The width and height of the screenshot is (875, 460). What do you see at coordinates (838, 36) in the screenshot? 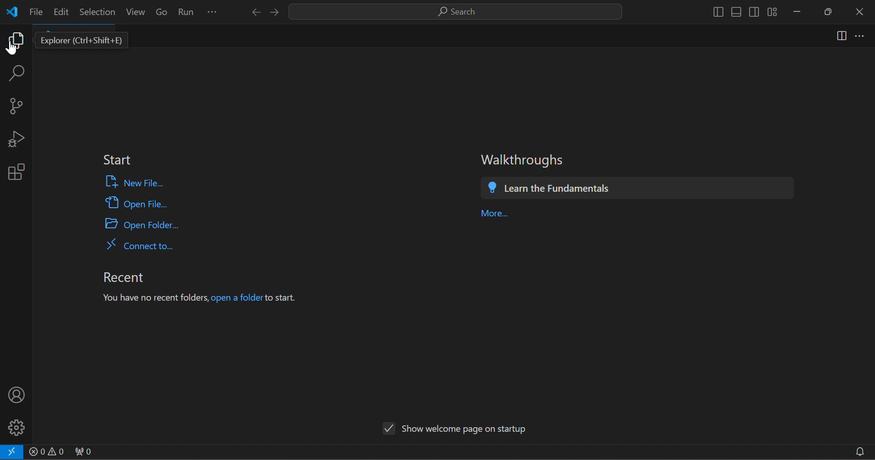
I see `views` at bounding box center [838, 36].